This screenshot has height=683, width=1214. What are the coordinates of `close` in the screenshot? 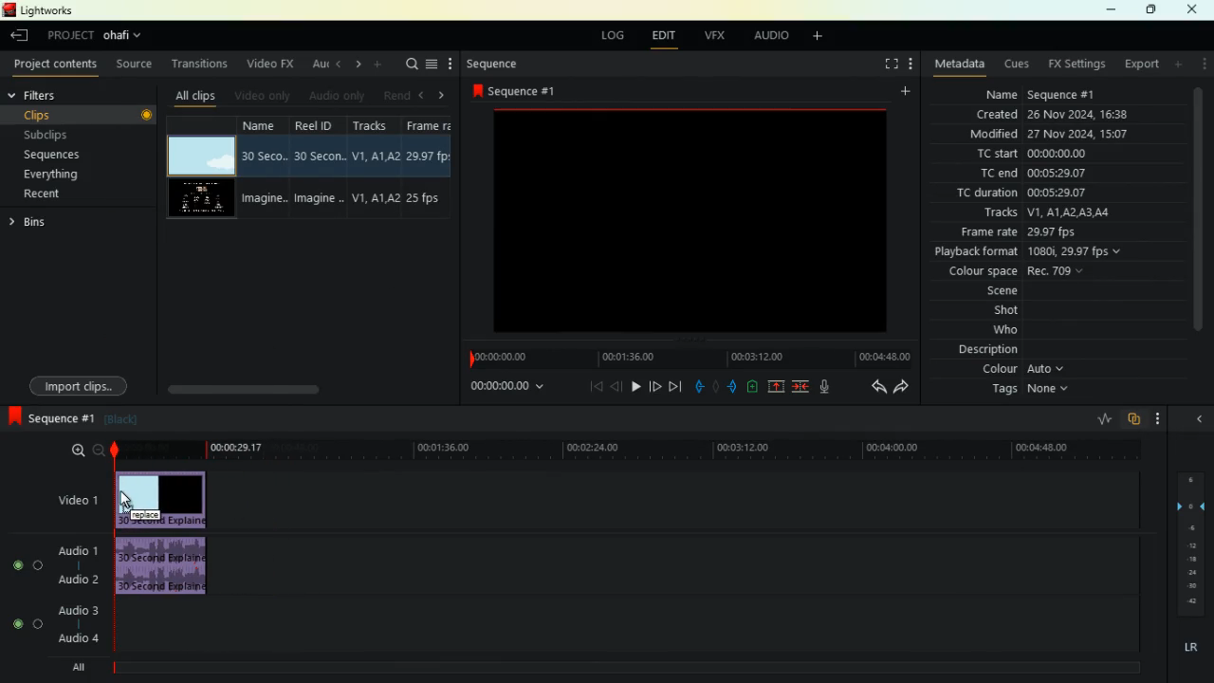 It's located at (1192, 9).